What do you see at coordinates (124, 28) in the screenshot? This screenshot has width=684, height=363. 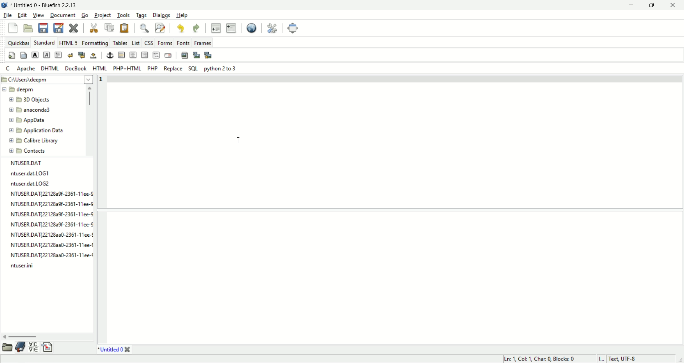 I see `paste` at bounding box center [124, 28].